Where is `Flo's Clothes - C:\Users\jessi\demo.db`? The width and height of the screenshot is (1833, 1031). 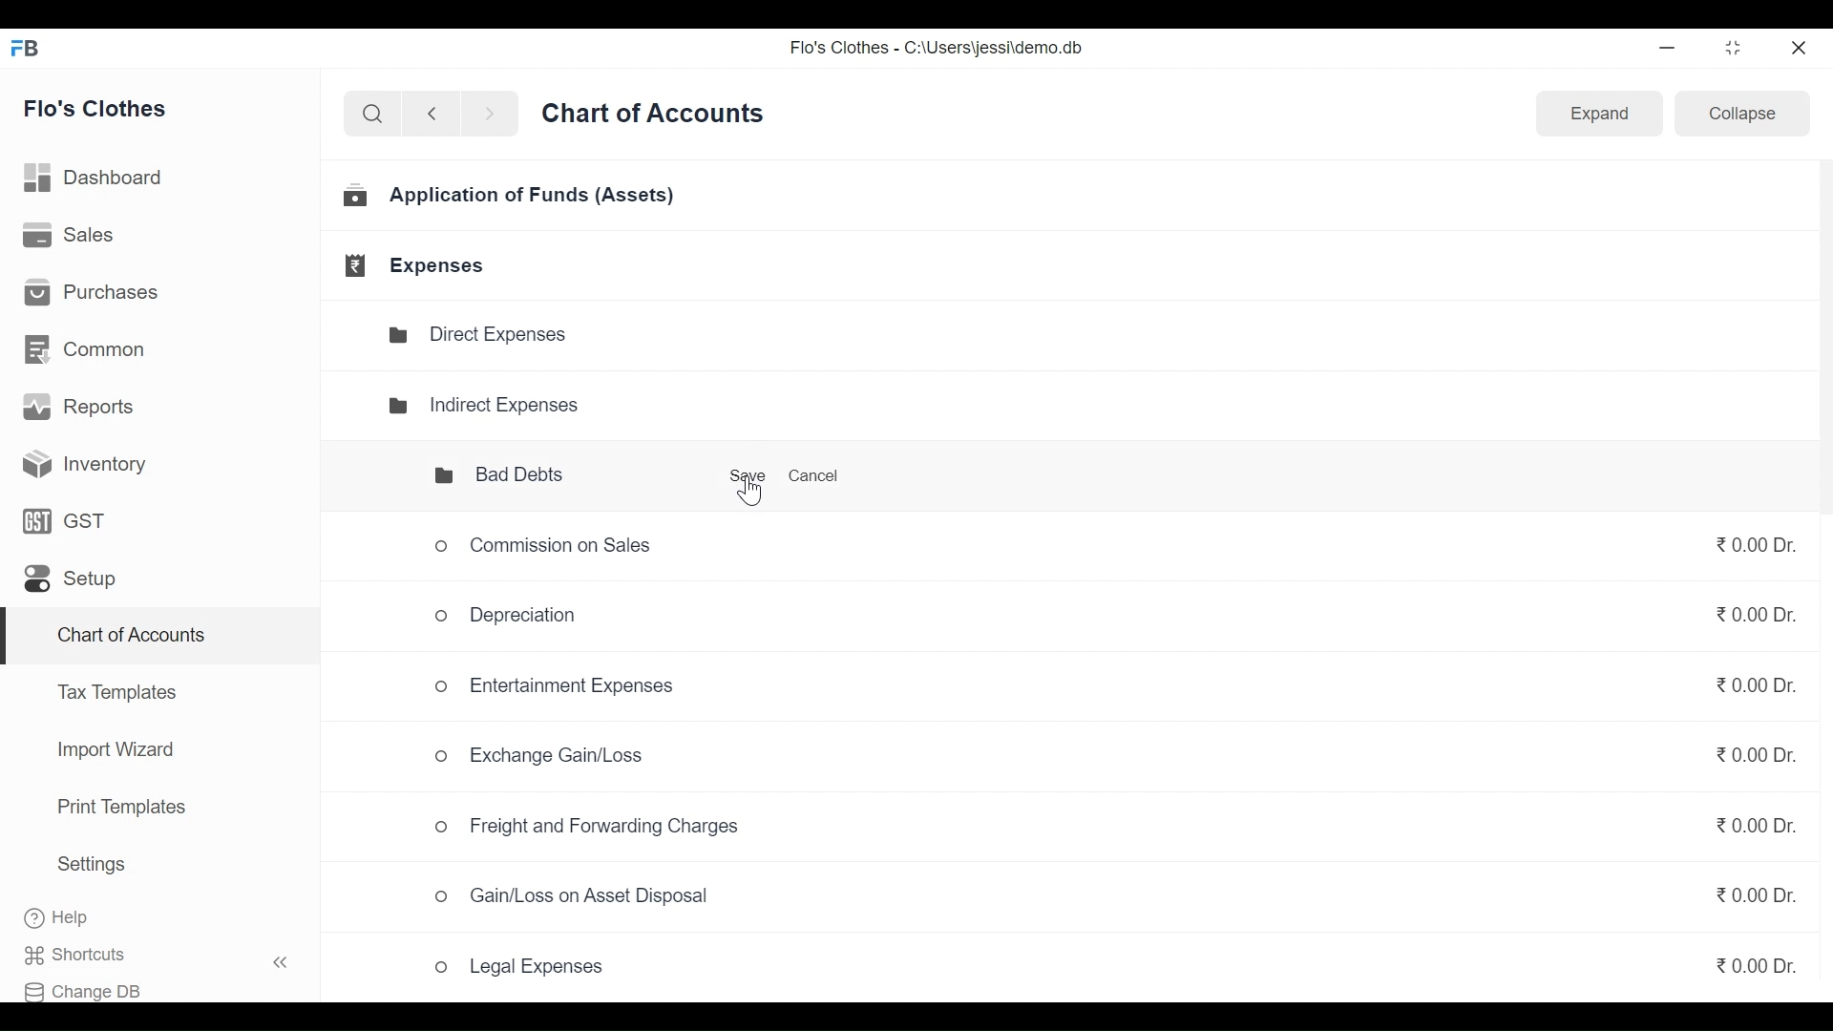 Flo's Clothes - C:\Users\jessi\demo.db is located at coordinates (939, 52).